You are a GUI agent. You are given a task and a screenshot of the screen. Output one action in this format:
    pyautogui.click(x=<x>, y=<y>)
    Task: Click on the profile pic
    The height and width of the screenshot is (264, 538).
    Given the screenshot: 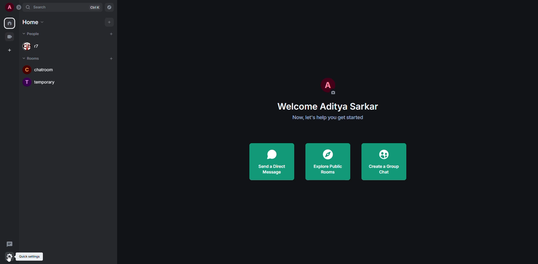 What is the action you would take?
    pyautogui.click(x=327, y=86)
    